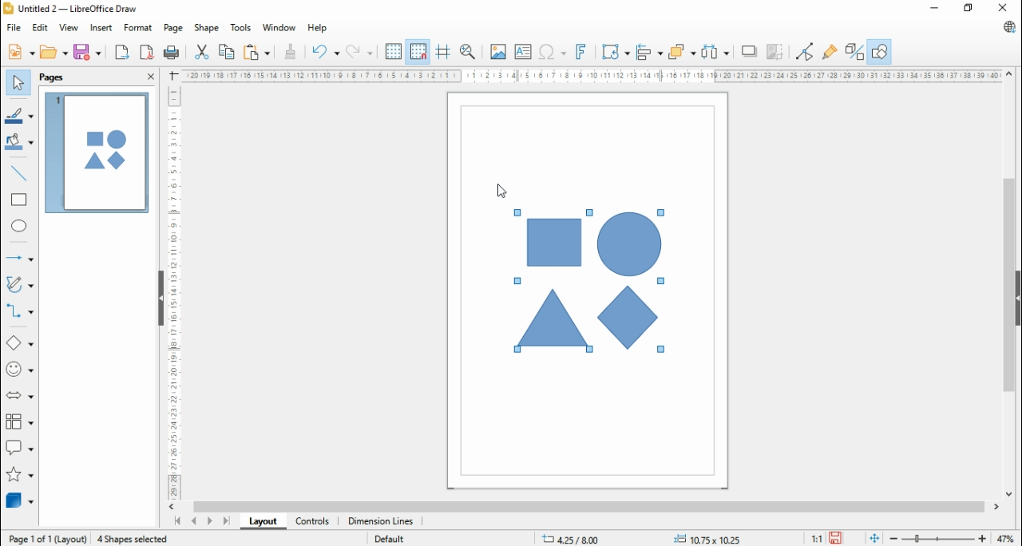  Describe the element at coordinates (937, 538) in the screenshot. I see `zoom in/zoom out slider` at that location.